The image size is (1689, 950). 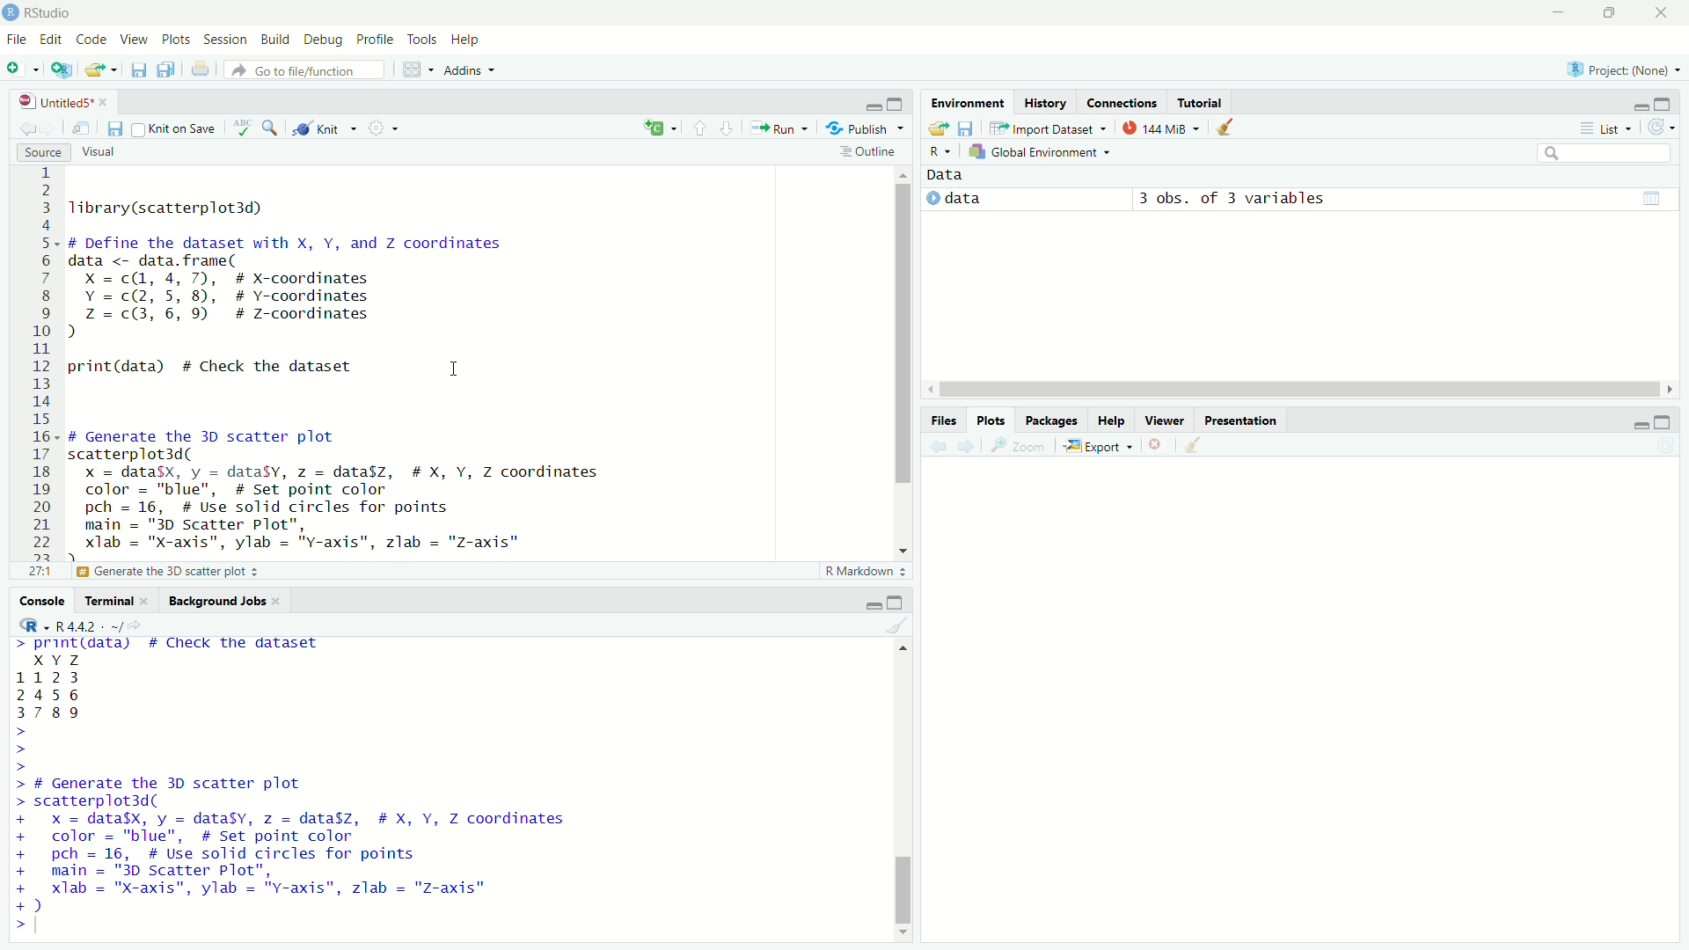 What do you see at coordinates (284, 604) in the screenshot?
I see `close` at bounding box center [284, 604].